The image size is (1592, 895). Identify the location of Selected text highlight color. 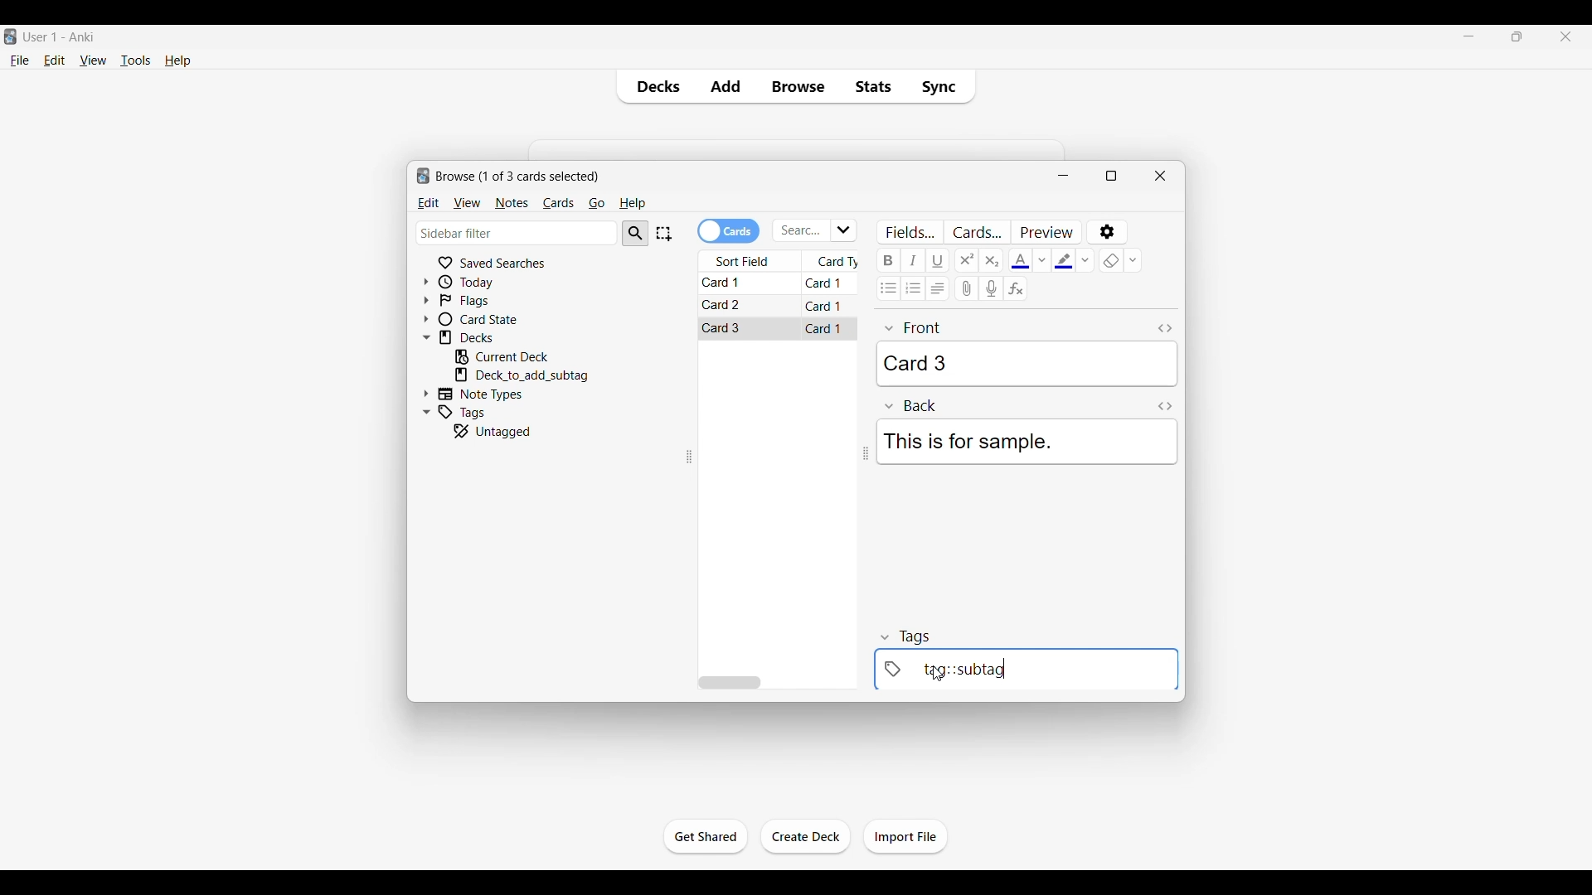
(1064, 260).